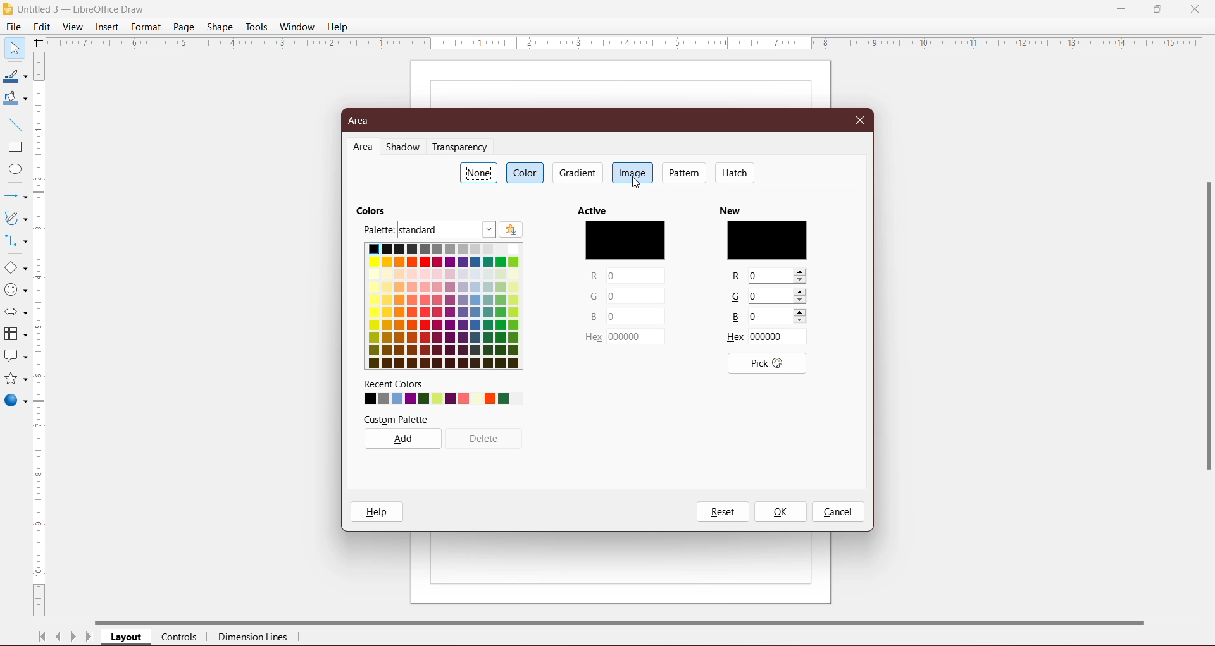 This screenshot has width=1215, height=646. Describe the element at coordinates (363, 121) in the screenshot. I see `Area` at that location.